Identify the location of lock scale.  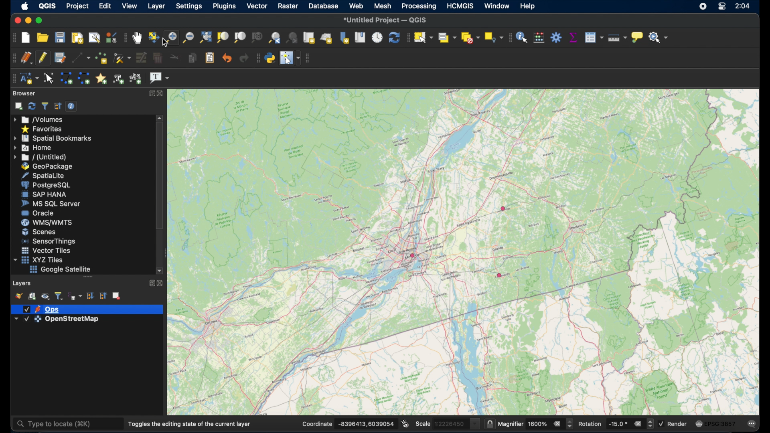
(488, 424).